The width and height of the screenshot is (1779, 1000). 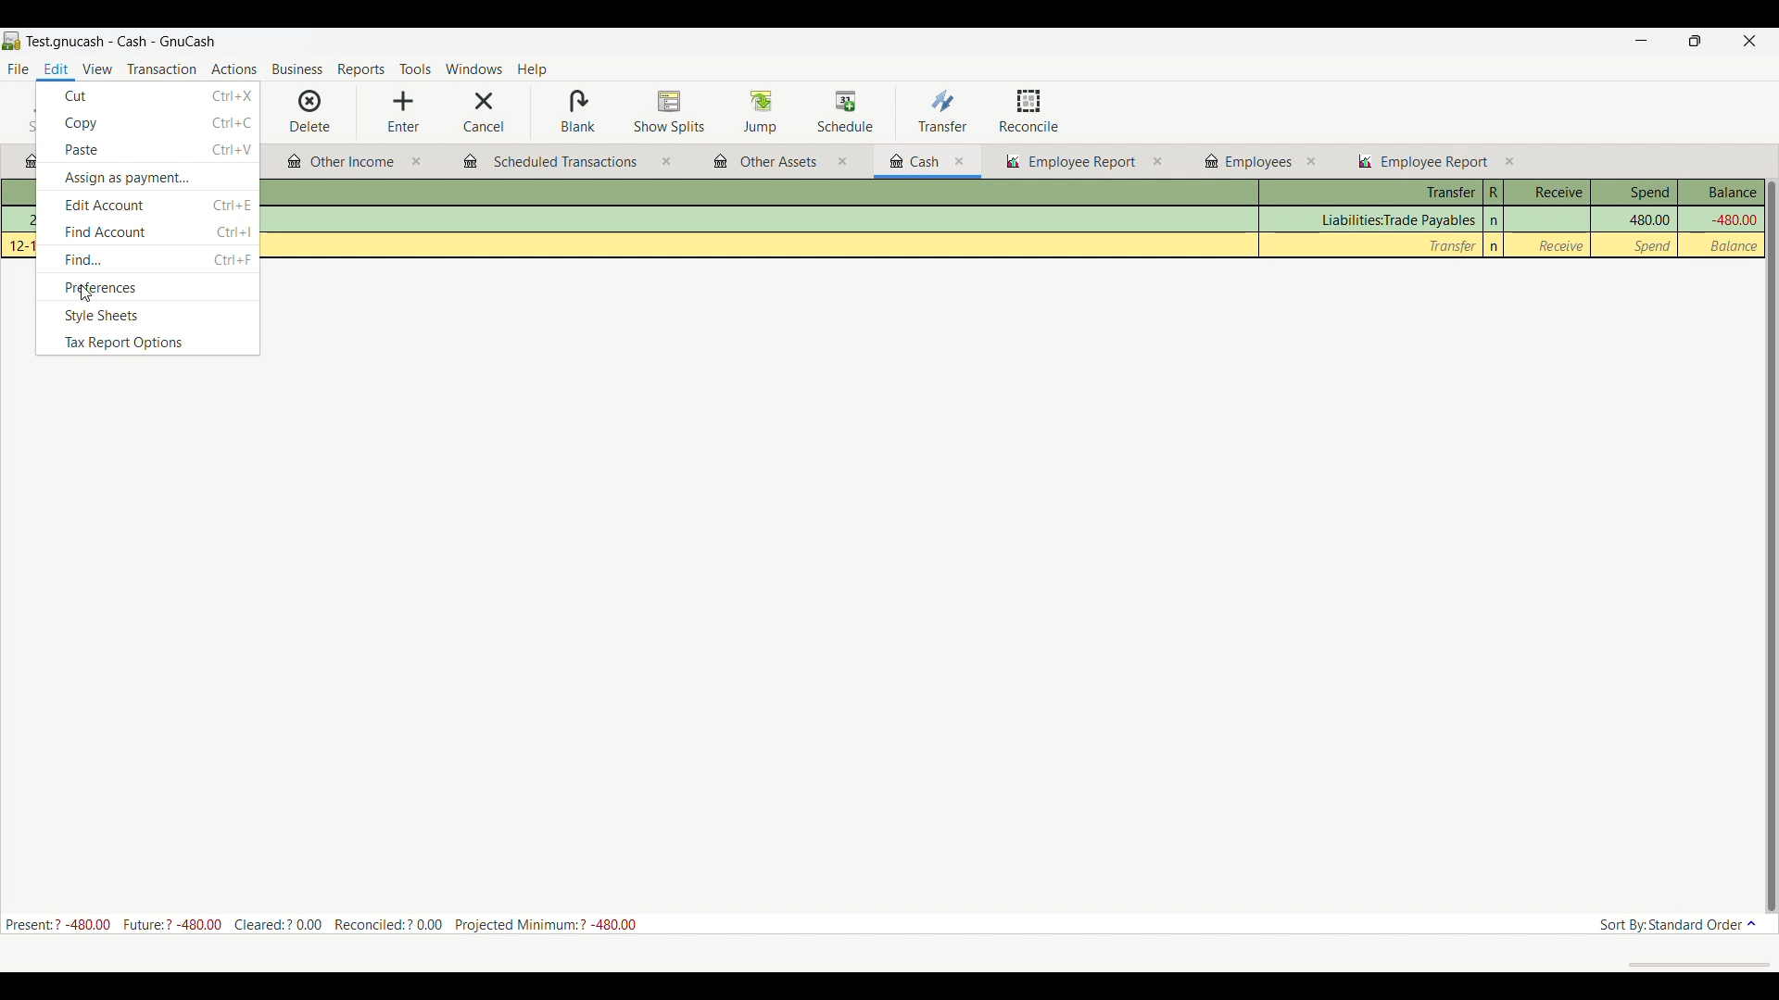 I want to click on Jump, so click(x=763, y=112).